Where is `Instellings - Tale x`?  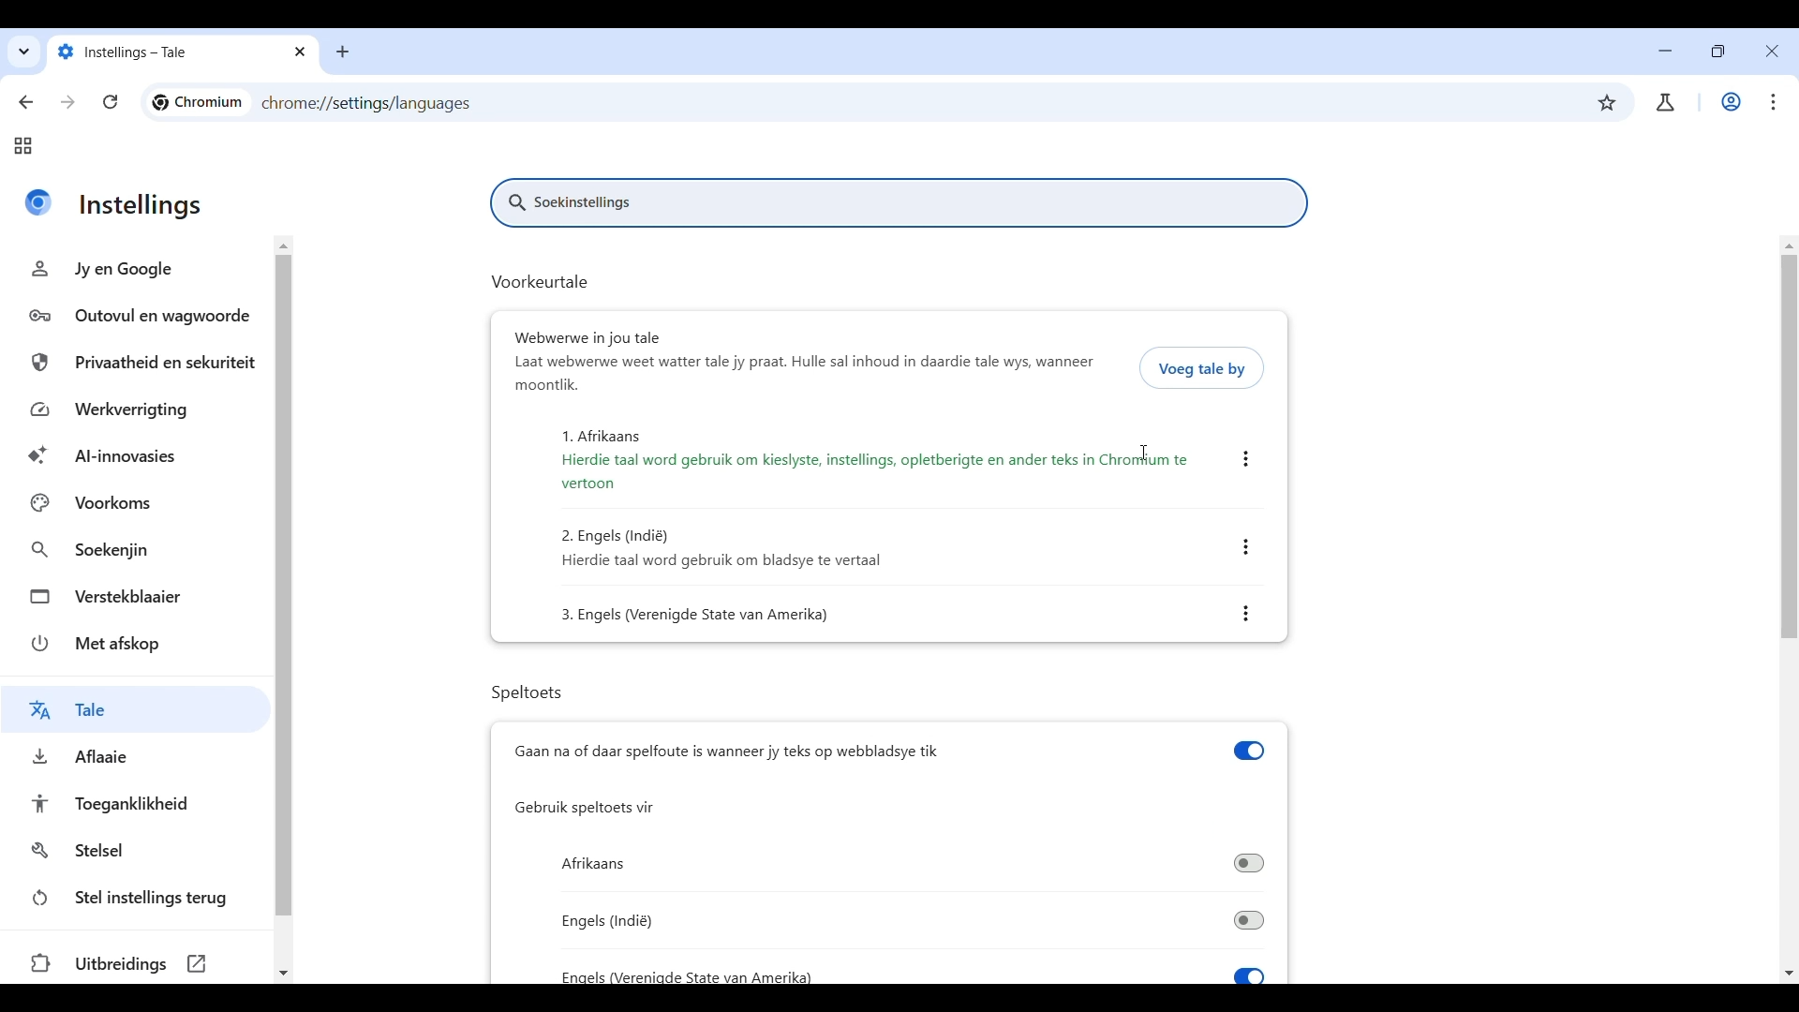
Instellings - Tale x is located at coordinates (167, 54).